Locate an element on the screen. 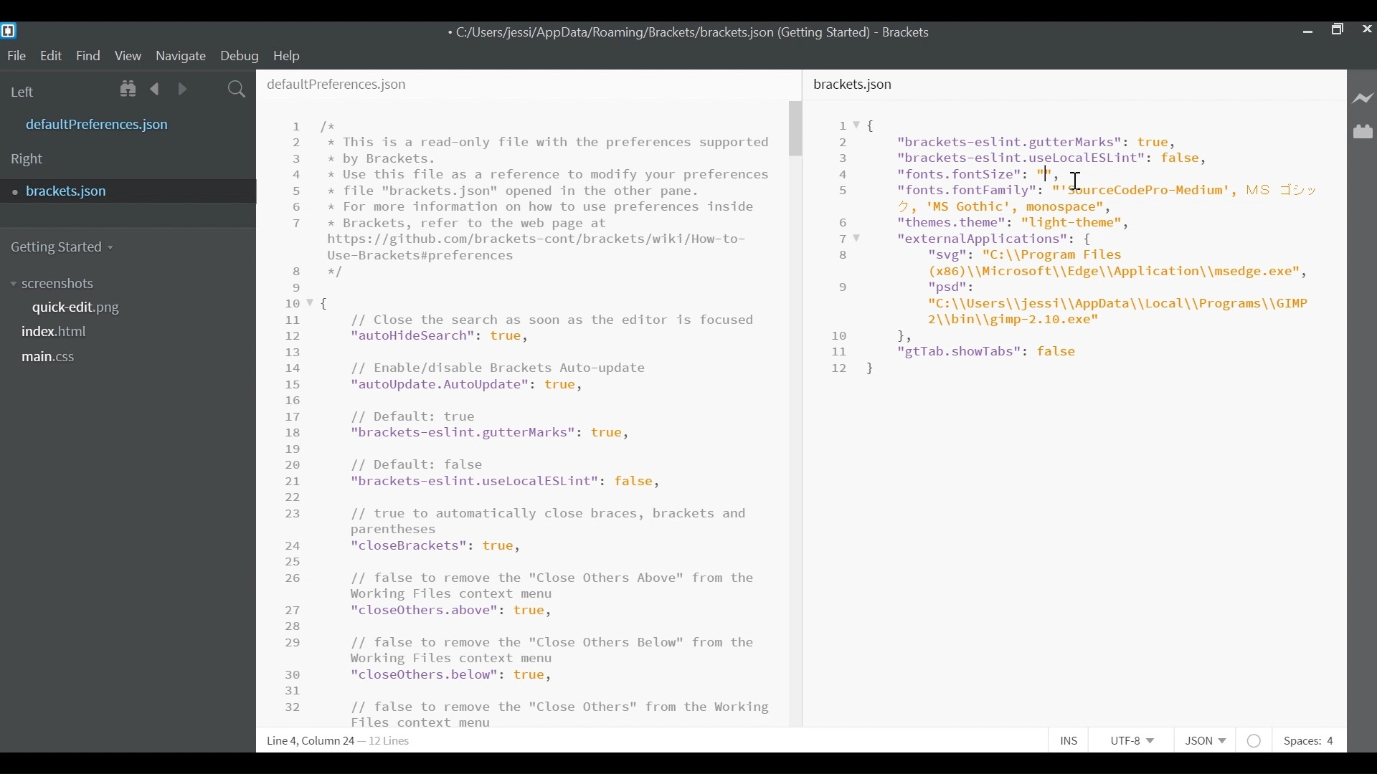 The height and width of the screenshot is (774, 1377). Debug is located at coordinates (238, 56).